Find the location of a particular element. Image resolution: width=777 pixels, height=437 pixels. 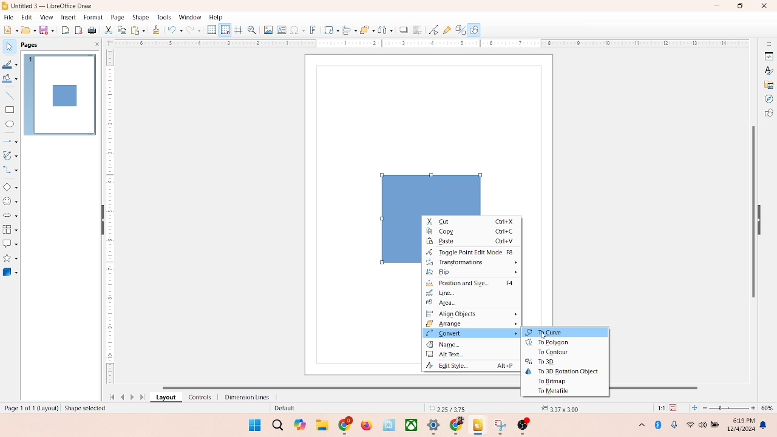

arrange is located at coordinates (473, 322).